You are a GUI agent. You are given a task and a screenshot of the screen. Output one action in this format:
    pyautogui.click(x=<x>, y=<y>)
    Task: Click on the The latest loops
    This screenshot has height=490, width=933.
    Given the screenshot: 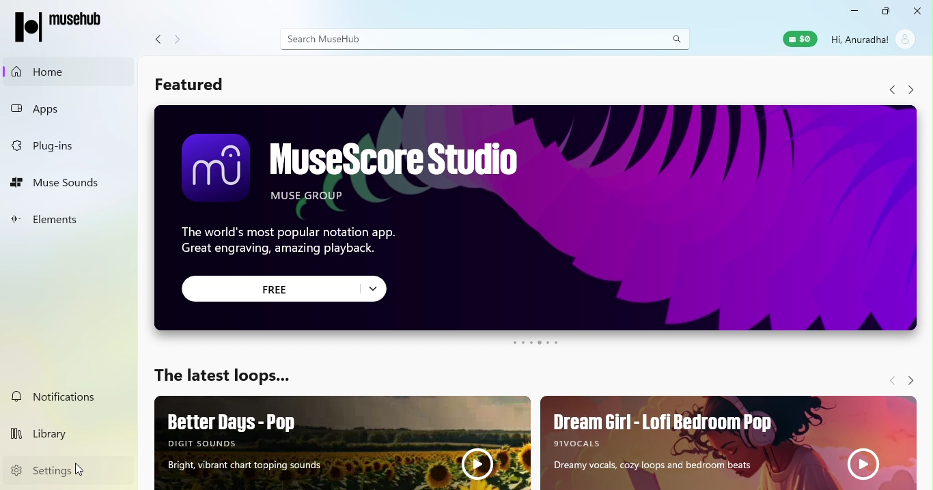 What is the action you would take?
    pyautogui.click(x=226, y=374)
    